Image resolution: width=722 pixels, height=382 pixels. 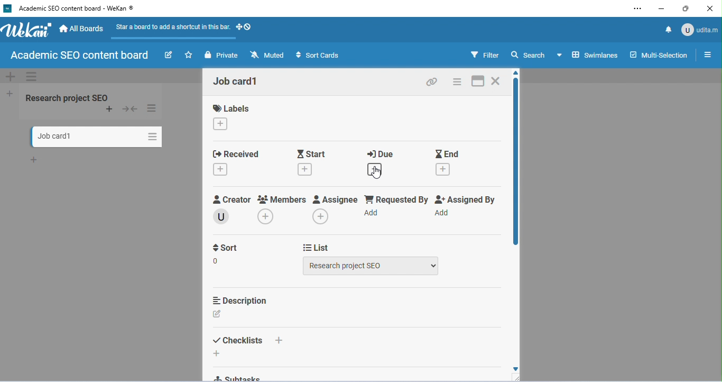 I want to click on copy card link, so click(x=430, y=81).